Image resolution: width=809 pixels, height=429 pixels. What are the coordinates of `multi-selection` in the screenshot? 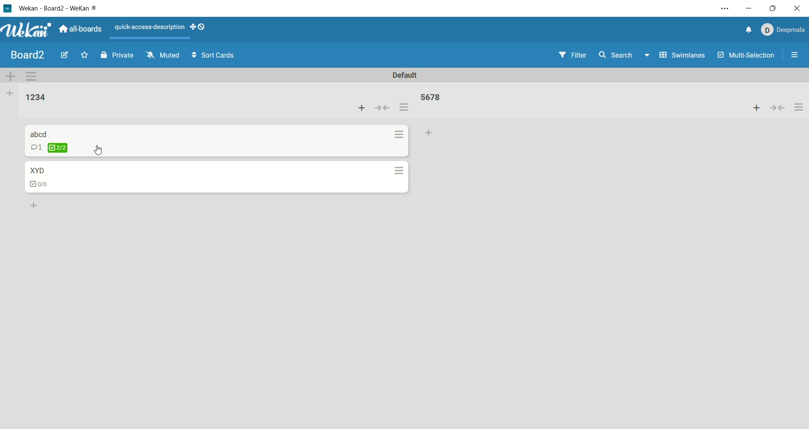 It's located at (747, 56).